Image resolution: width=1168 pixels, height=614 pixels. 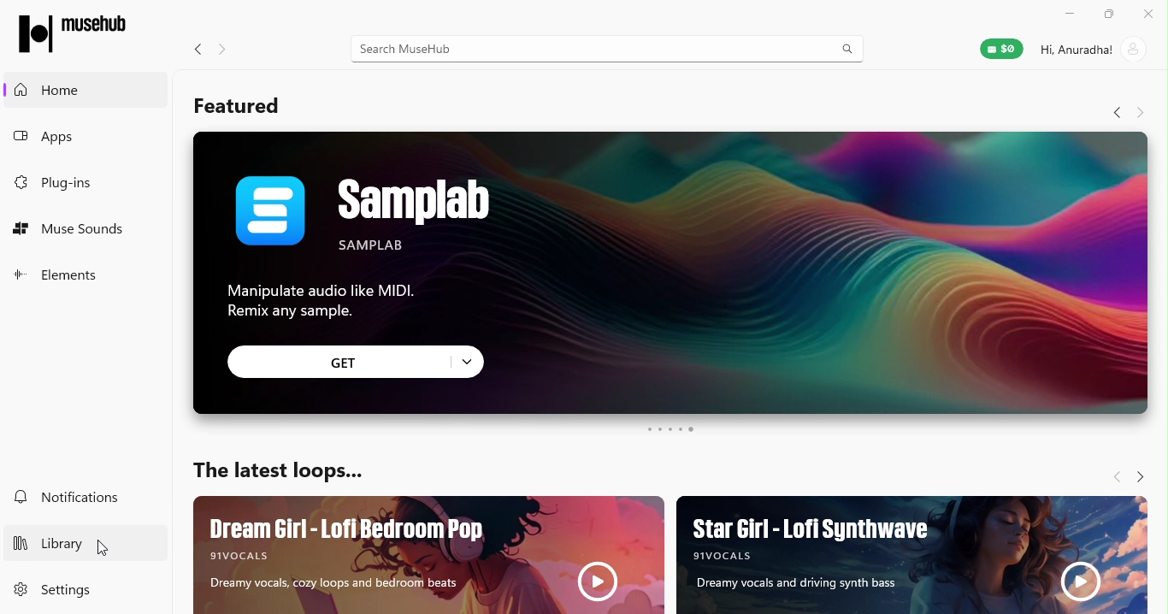 What do you see at coordinates (1108, 15) in the screenshot?
I see `Maximize` at bounding box center [1108, 15].